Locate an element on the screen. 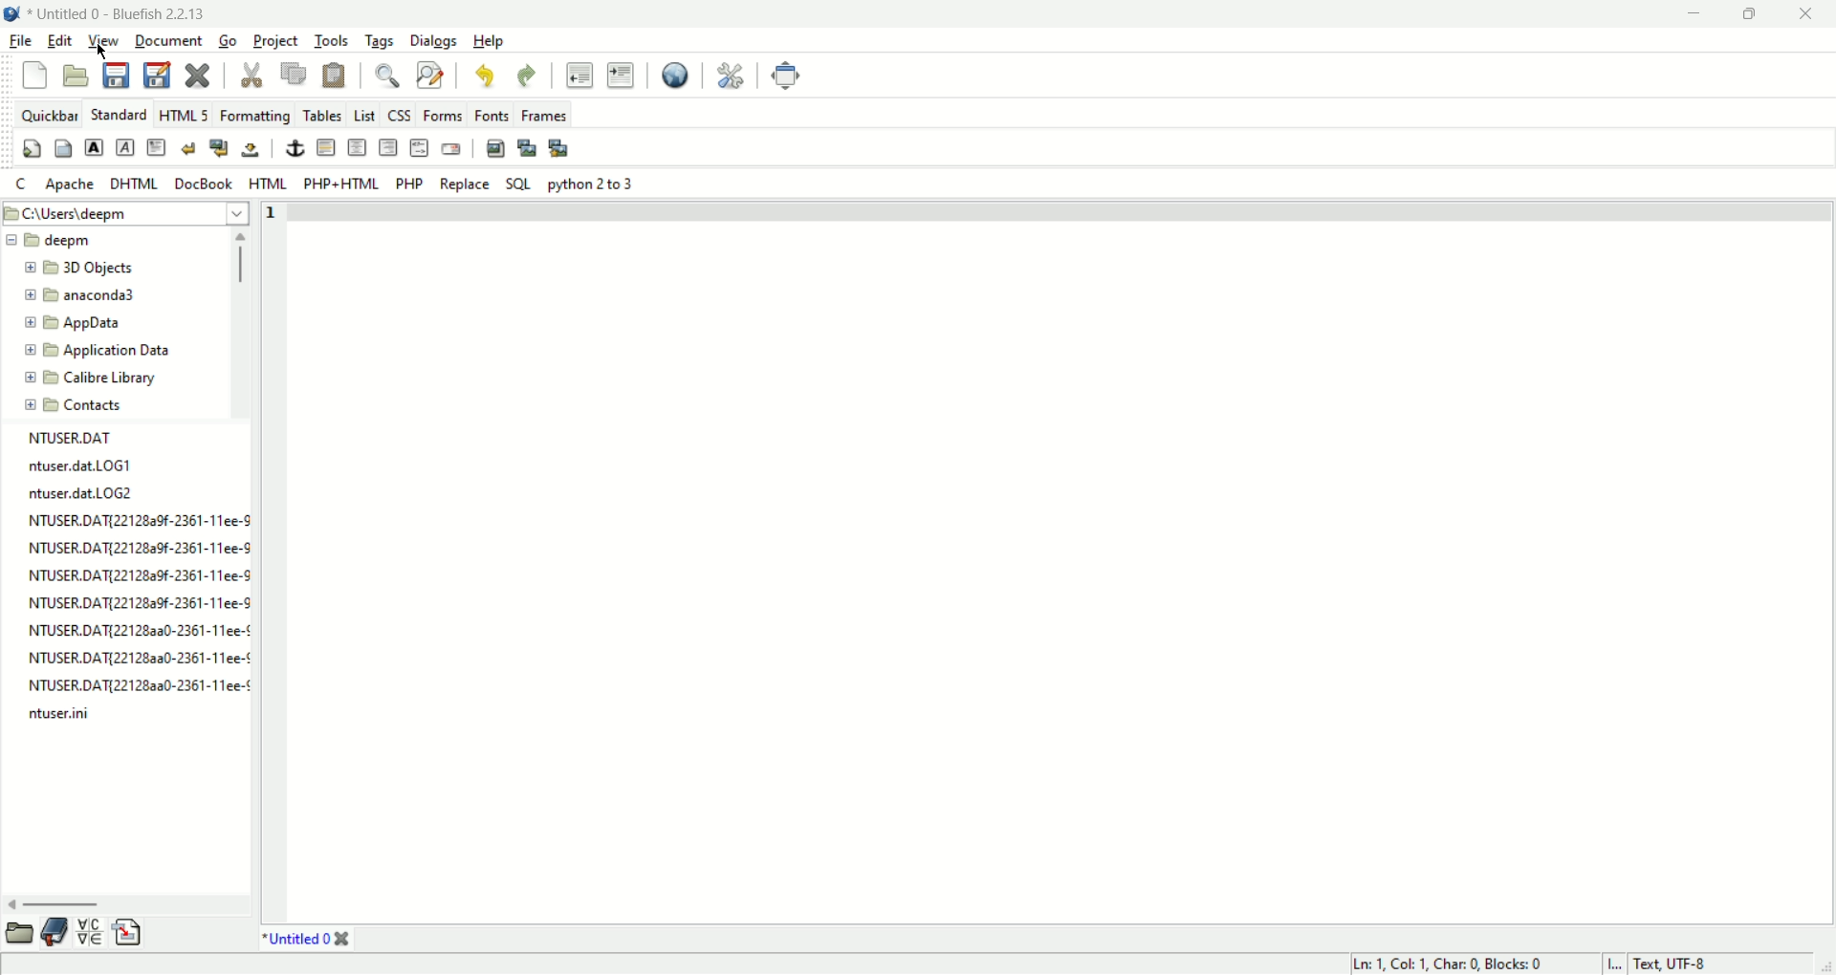 This screenshot has height=975, width=1836. python 2 to 3 is located at coordinates (594, 184).